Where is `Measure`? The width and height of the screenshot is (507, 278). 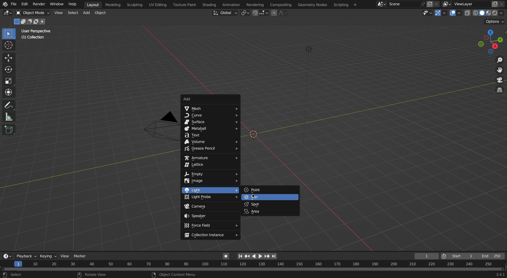
Measure is located at coordinates (10, 116).